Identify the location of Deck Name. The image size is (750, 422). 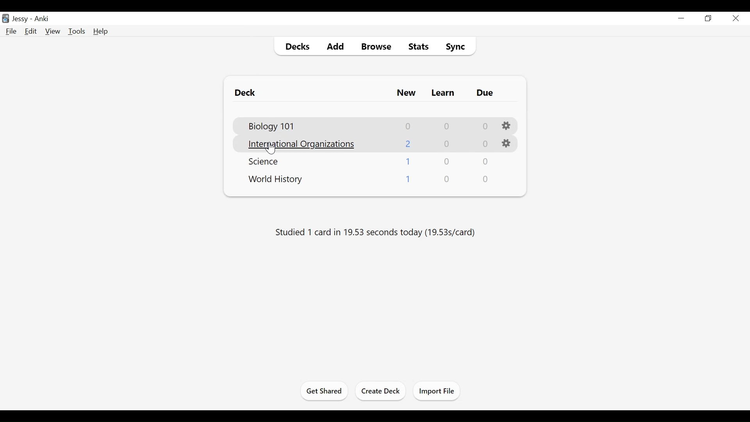
(269, 127).